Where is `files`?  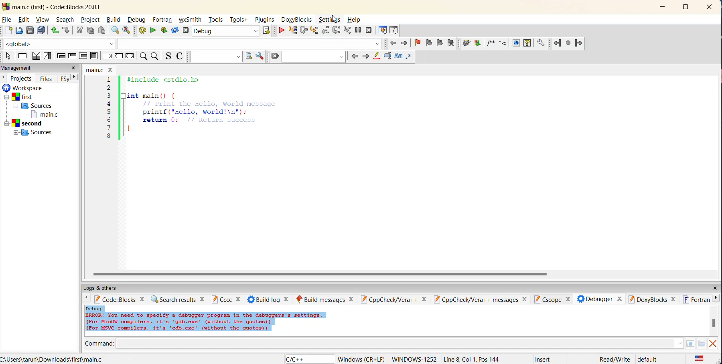
files is located at coordinates (48, 78).